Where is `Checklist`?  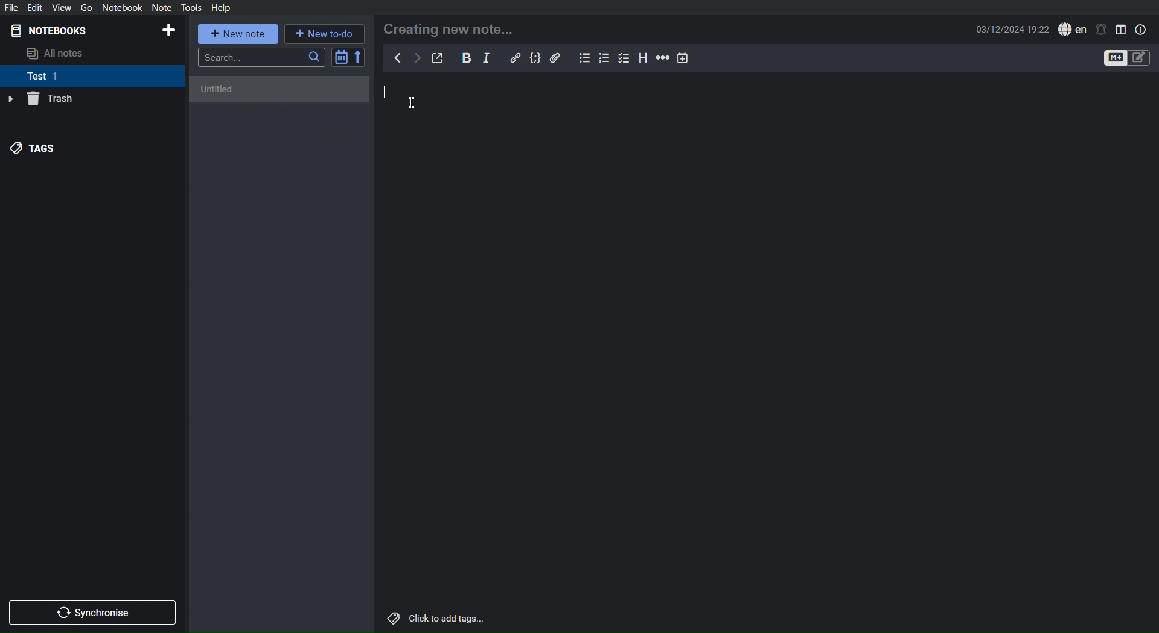
Checklist is located at coordinates (624, 58).